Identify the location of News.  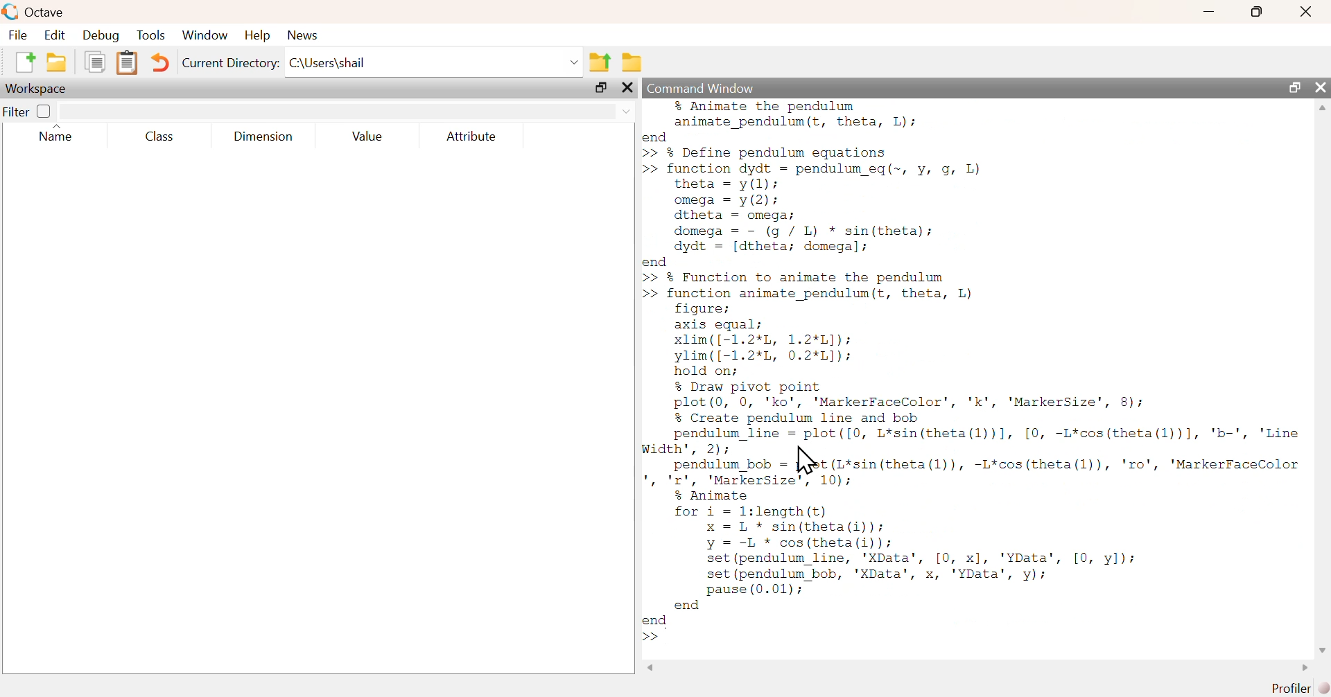
(305, 35).